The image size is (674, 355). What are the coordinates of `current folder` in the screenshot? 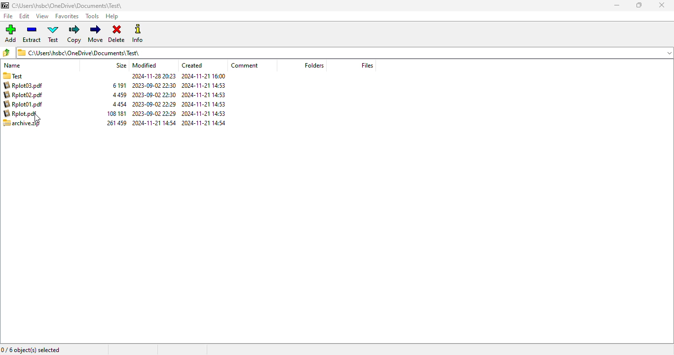 It's located at (338, 52).